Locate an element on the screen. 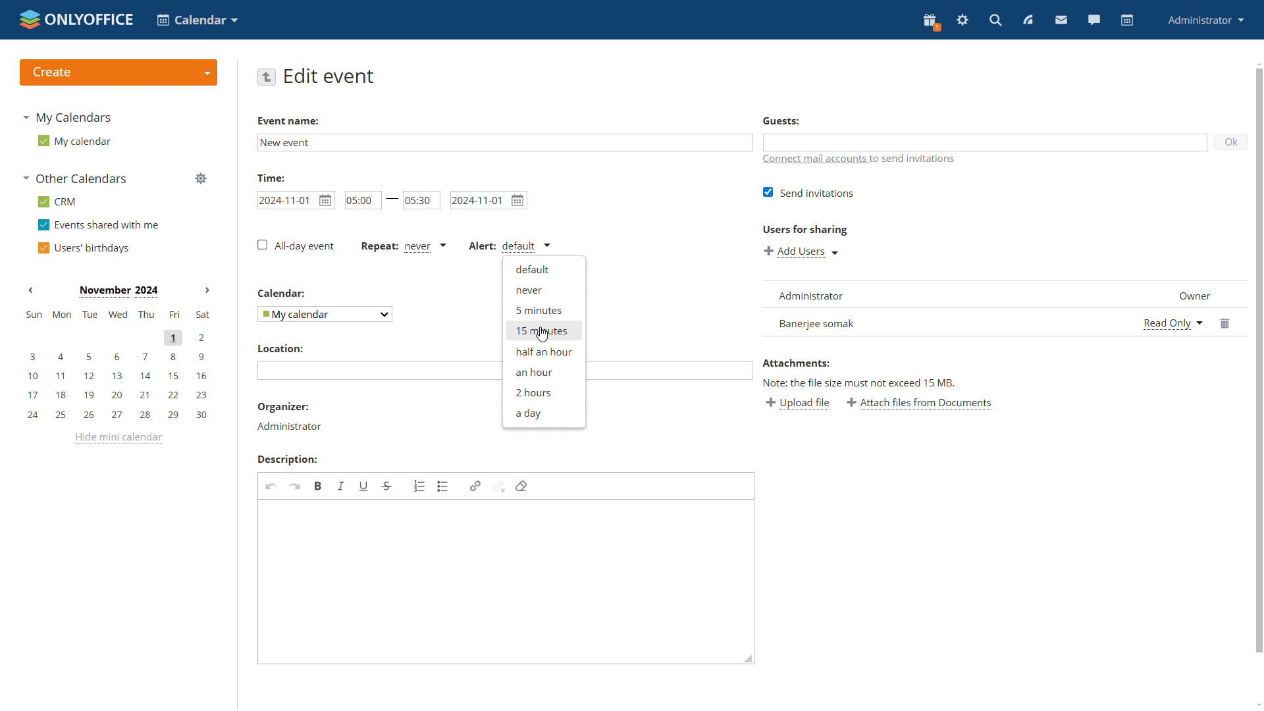 Image resolution: width=1264 pixels, height=711 pixels. edit event description is located at coordinates (508, 581).